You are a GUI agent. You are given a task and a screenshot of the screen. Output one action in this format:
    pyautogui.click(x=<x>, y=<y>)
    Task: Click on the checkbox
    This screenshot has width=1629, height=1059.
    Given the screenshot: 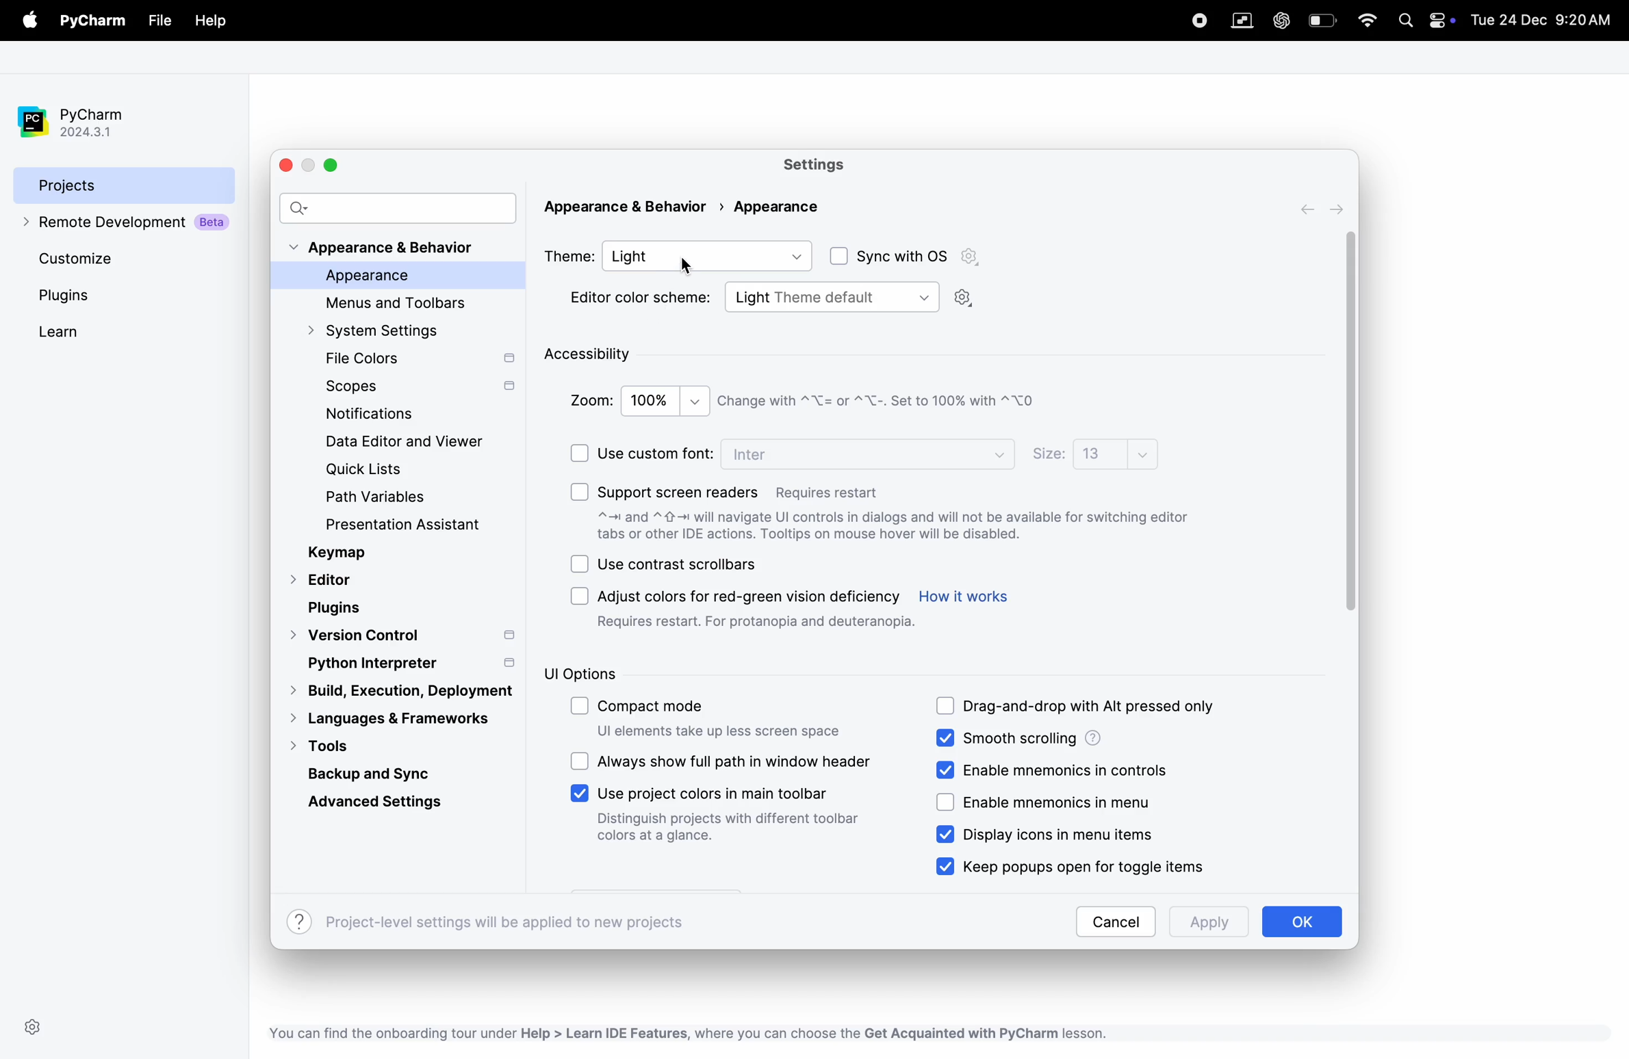 What is the action you would take?
    pyautogui.click(x=946, y=737)
    